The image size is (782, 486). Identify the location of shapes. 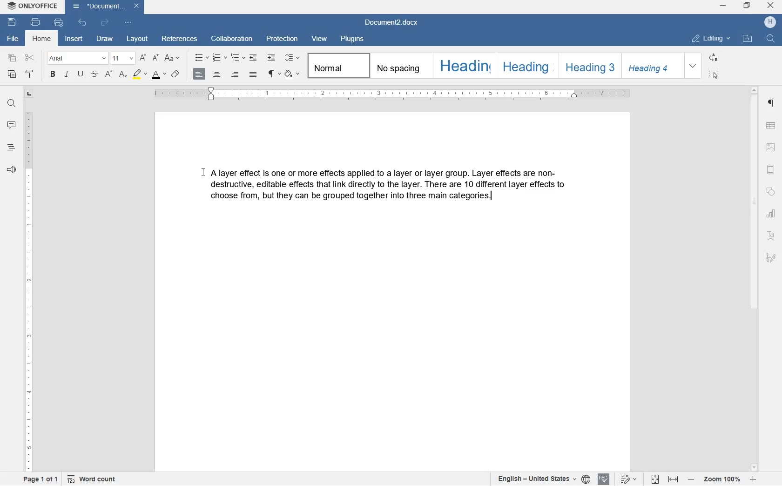
(771, 190).